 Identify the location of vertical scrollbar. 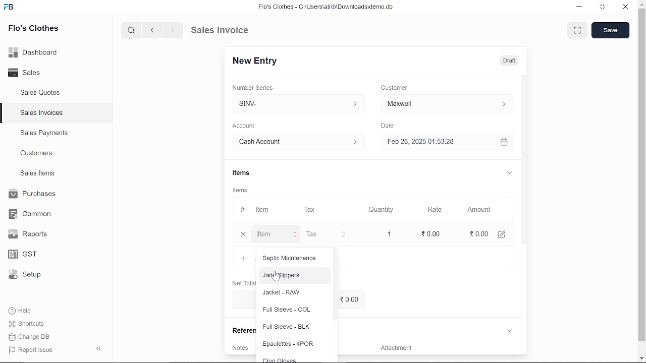
(529, 166).